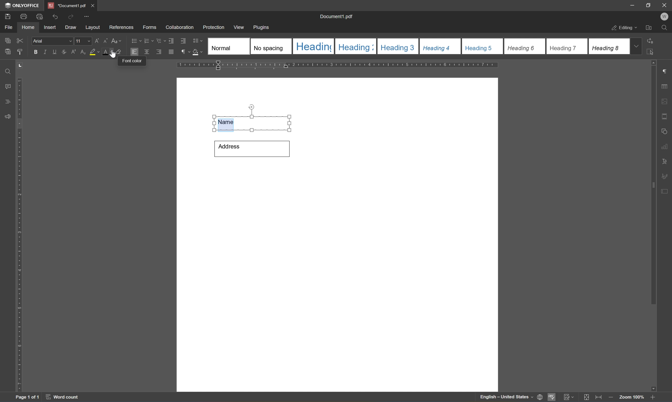  I want to click on font, so click(53, 41).